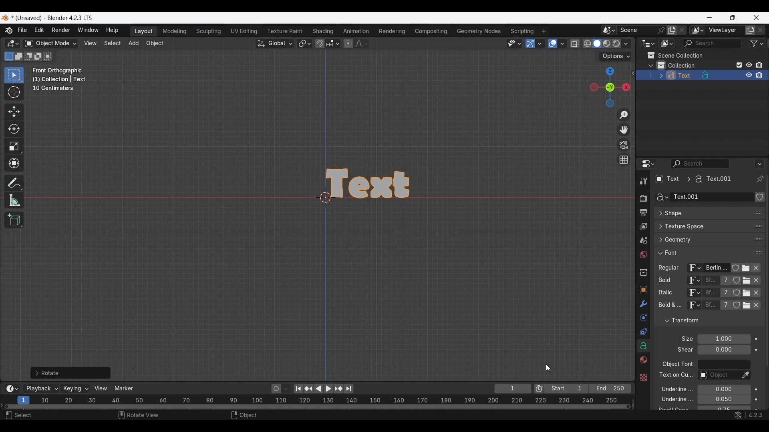  Describe the element at coordinates (643, 181) in the screenshot. I see `Tool` at that location.